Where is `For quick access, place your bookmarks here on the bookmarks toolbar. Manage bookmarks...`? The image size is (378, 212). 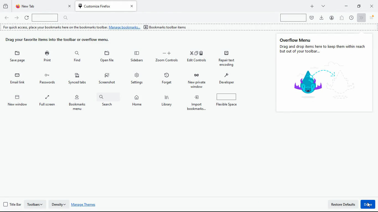 For quick access, place your bookmarks here on the bookmarks toolbar. Manage bookmarks... is located at coordinates (71, 27).